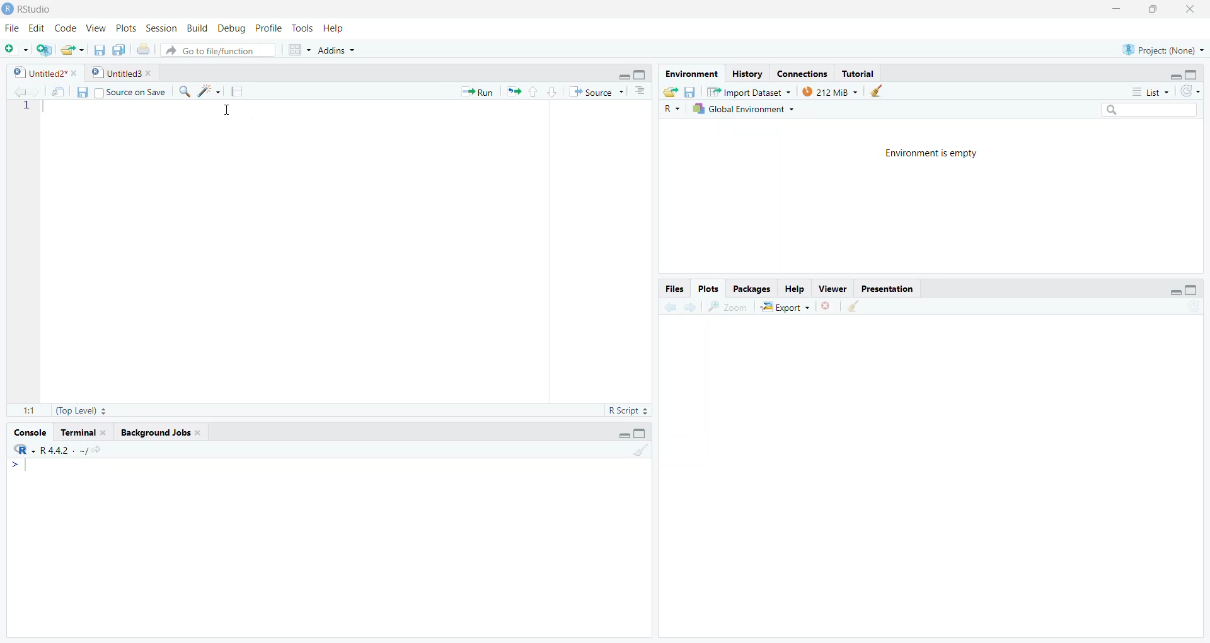 The image size is (1210, 643). I want to click on minimize, so click(618, 77).